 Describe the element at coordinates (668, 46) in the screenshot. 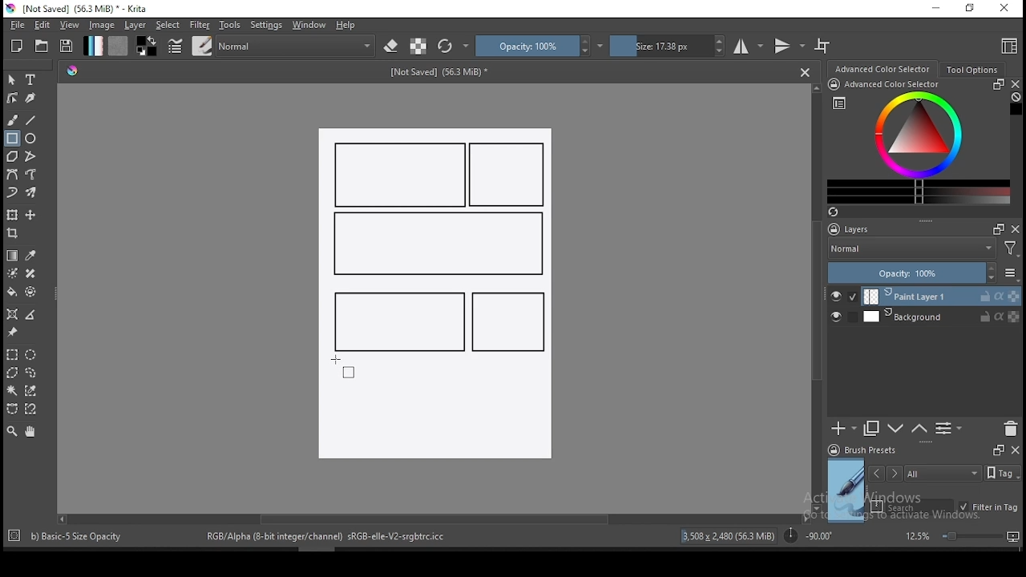

I see `size` at that location.